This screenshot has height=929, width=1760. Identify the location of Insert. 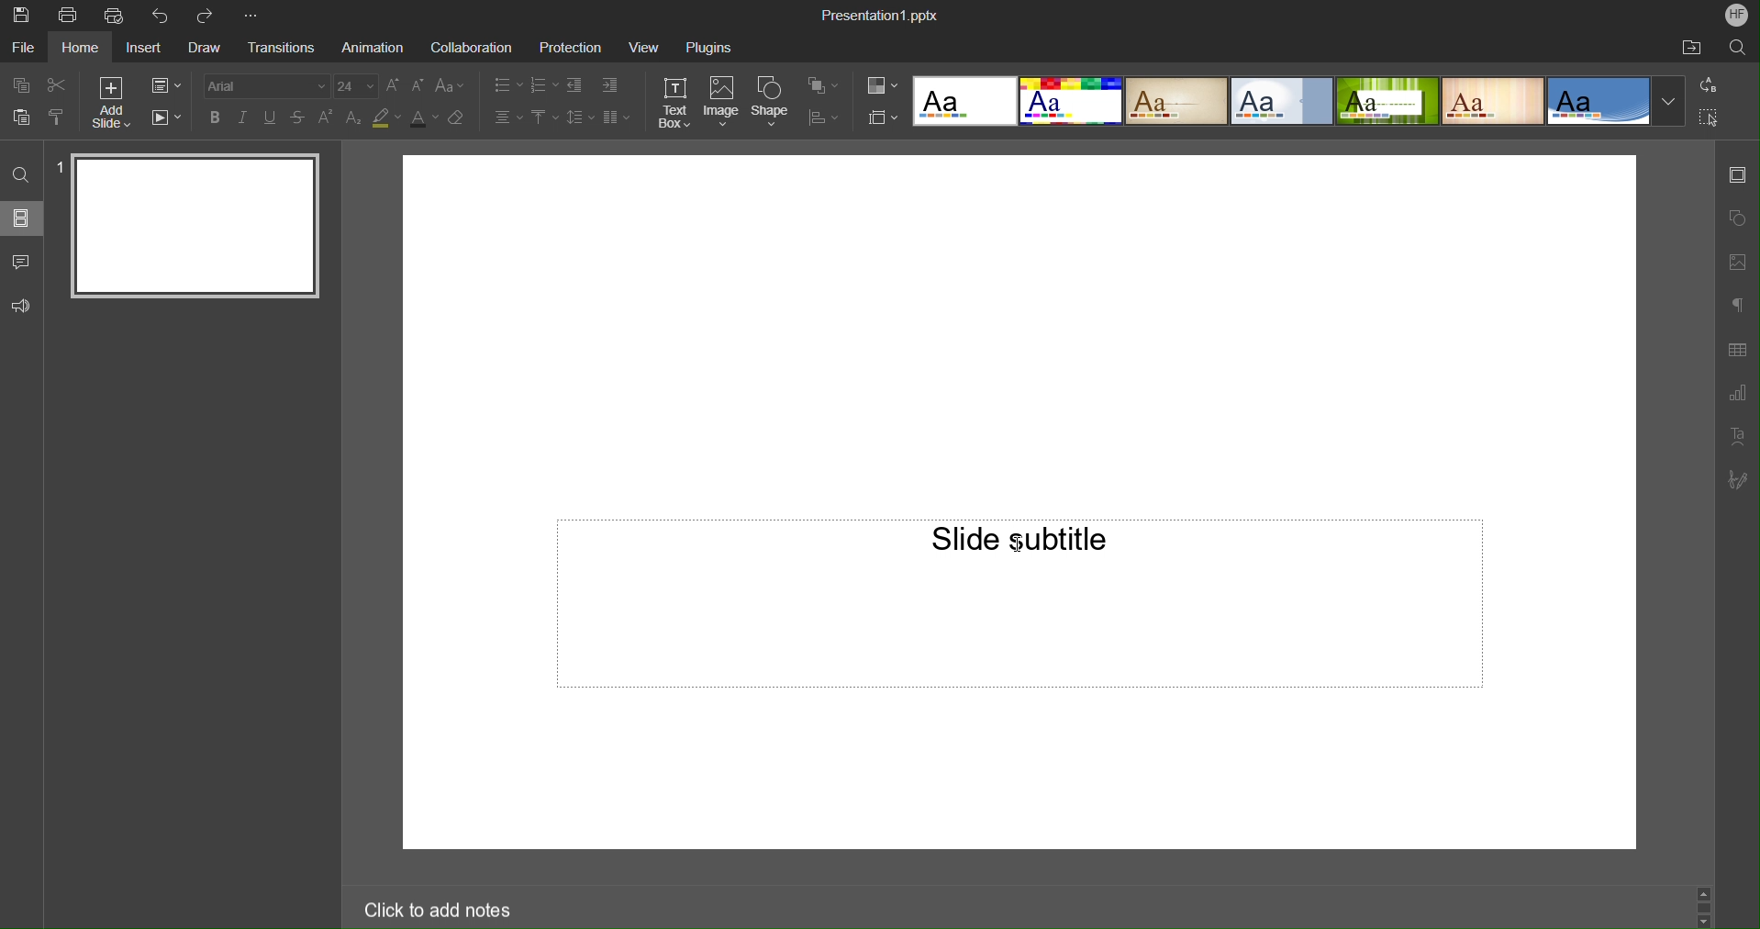
(145, 48).